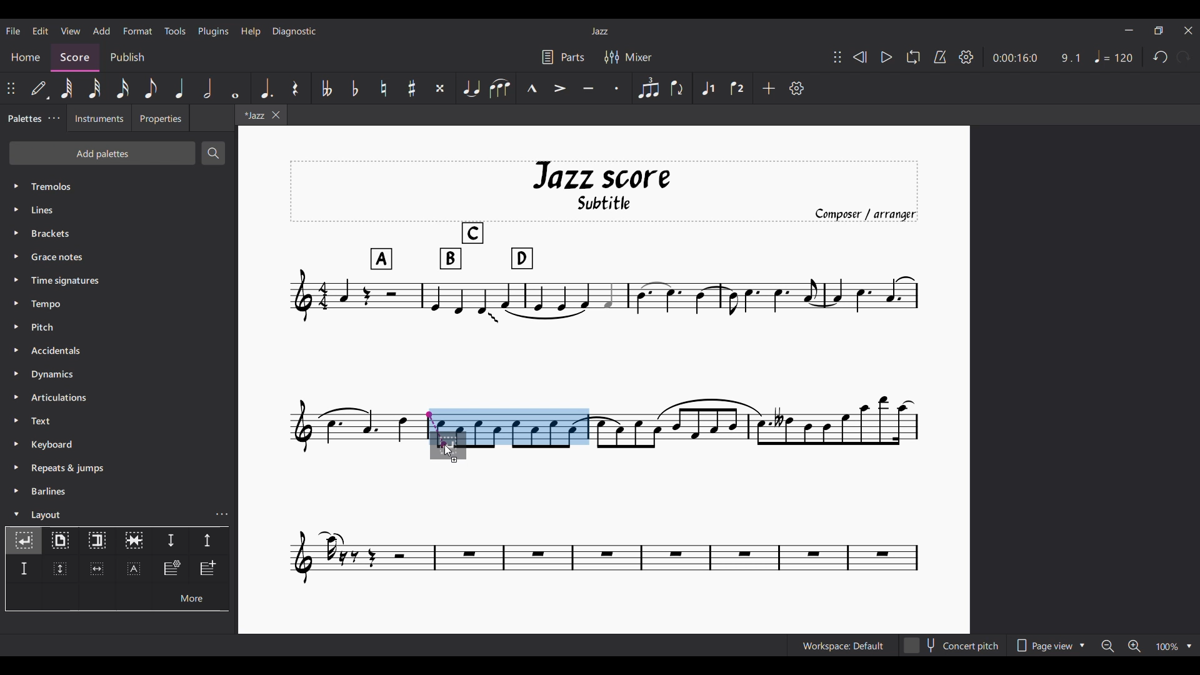  What do you see at coordinates (966, 57) in the screenshot?
I see `Settings` at bounding box center [966, 57].